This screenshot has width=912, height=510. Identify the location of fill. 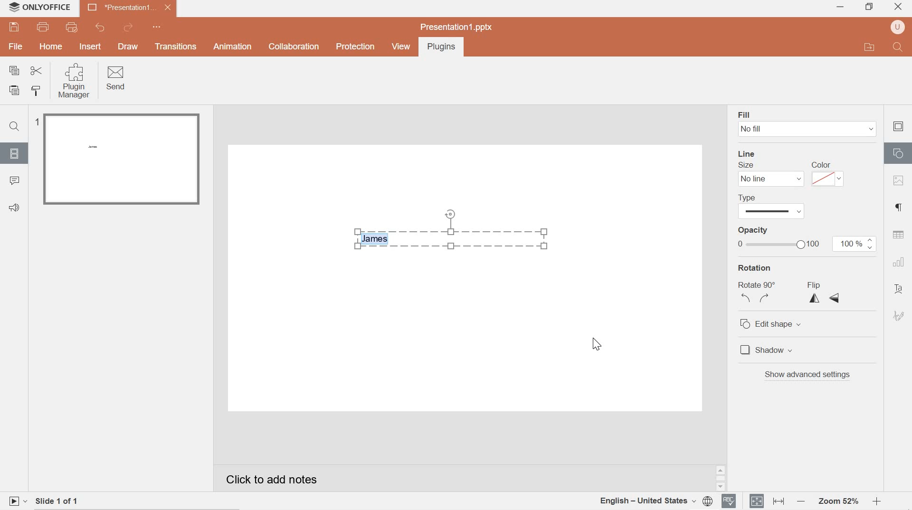
(743, 114).